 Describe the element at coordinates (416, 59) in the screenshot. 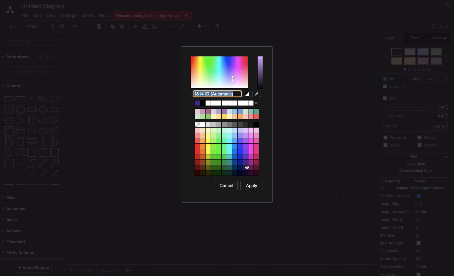

I see `Styles` at that location.